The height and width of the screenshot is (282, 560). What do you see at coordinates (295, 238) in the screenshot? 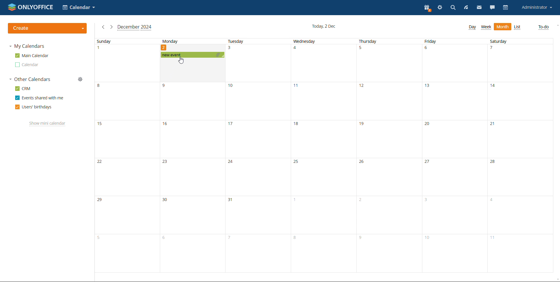
I see `8` at bounding box center [295, 238].